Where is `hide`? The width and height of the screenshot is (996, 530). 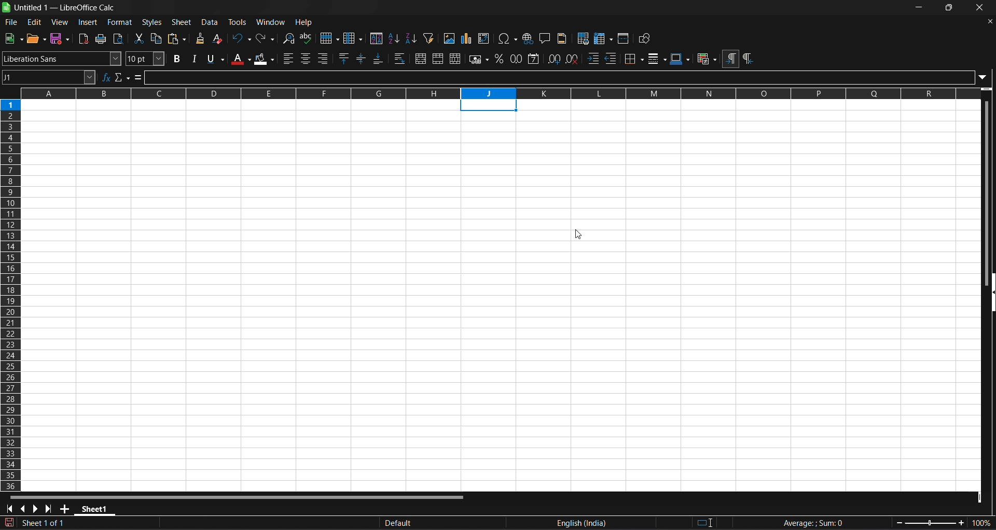
hide is located at coordinates (990, 291).